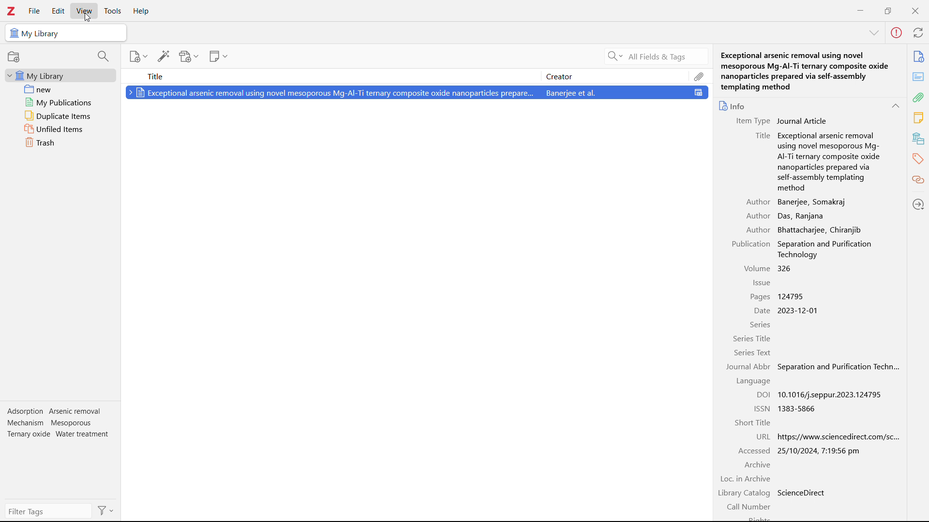 The height and width of the screenshot is (522, 929). I want to click on Series Title, so click(751, 338).